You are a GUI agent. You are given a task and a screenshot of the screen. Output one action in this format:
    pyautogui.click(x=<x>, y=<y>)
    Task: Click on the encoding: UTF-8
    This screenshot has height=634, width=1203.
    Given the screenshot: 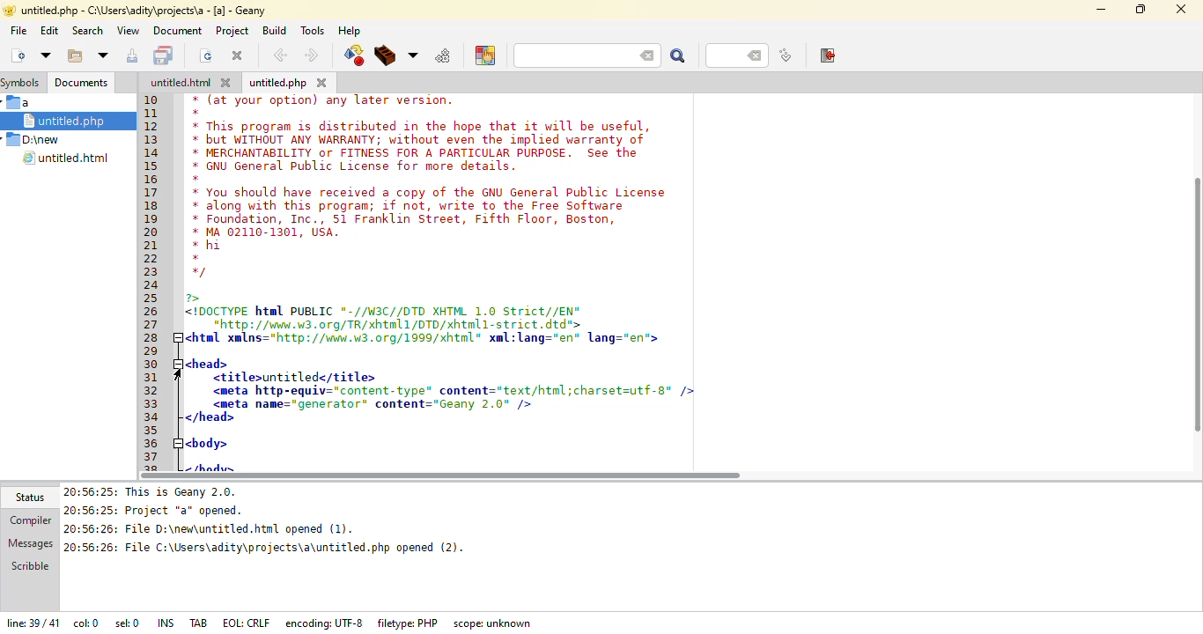 What is the action you would take?
    pyautogui.click(x=321, y=623)
    